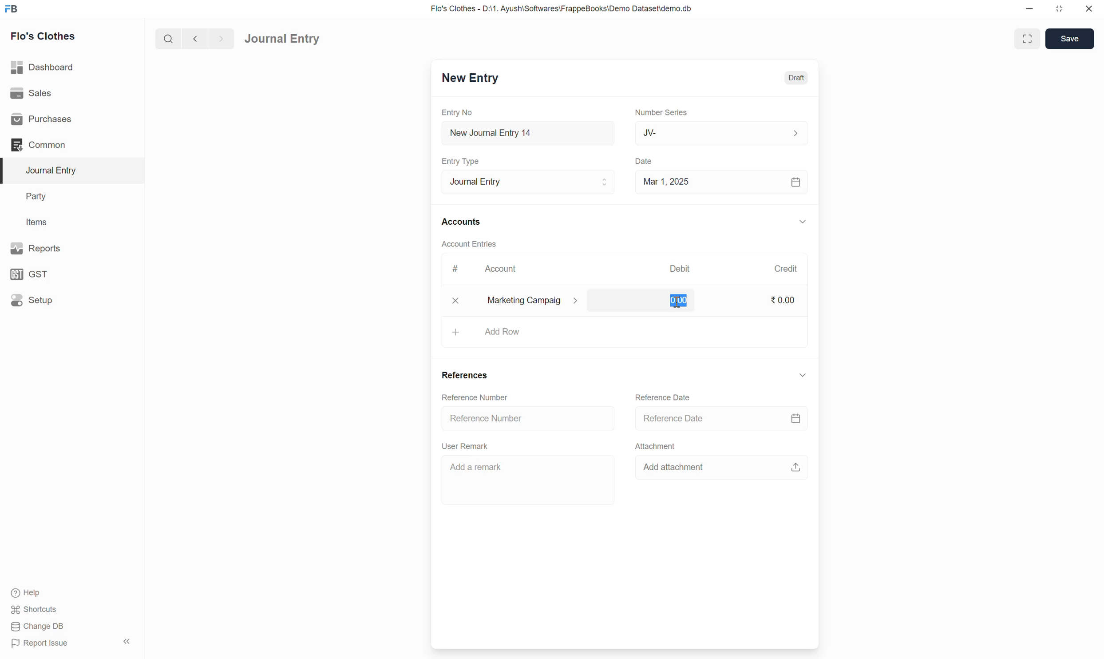  Describe the element at coordinates (473, 397) in the screenshot. I see `Reference Number` at that location.